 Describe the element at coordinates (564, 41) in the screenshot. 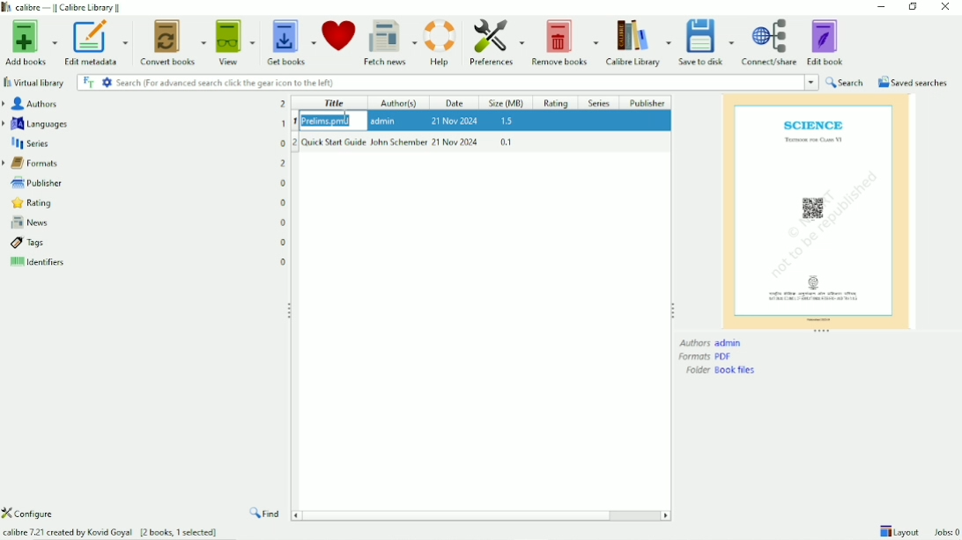

I see `Remove books` at that location.